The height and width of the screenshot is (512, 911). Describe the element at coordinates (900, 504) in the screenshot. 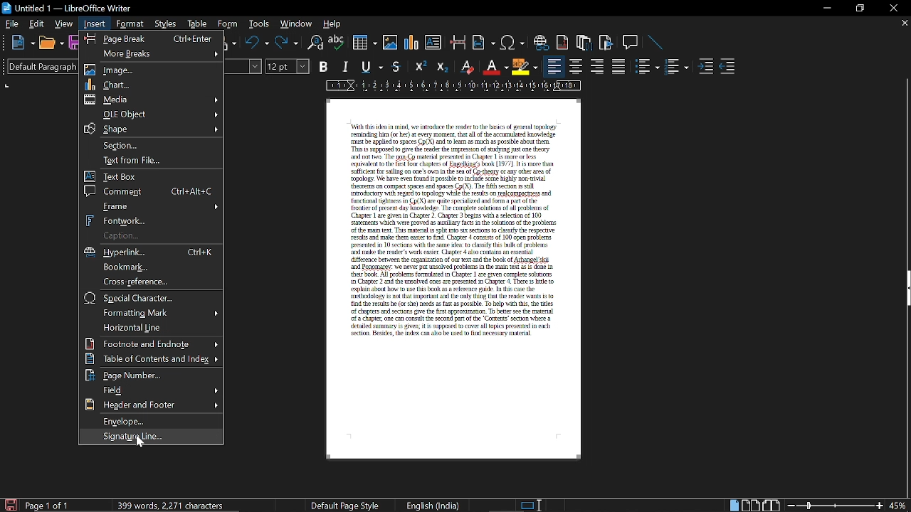

I see `current zoom` at that location.